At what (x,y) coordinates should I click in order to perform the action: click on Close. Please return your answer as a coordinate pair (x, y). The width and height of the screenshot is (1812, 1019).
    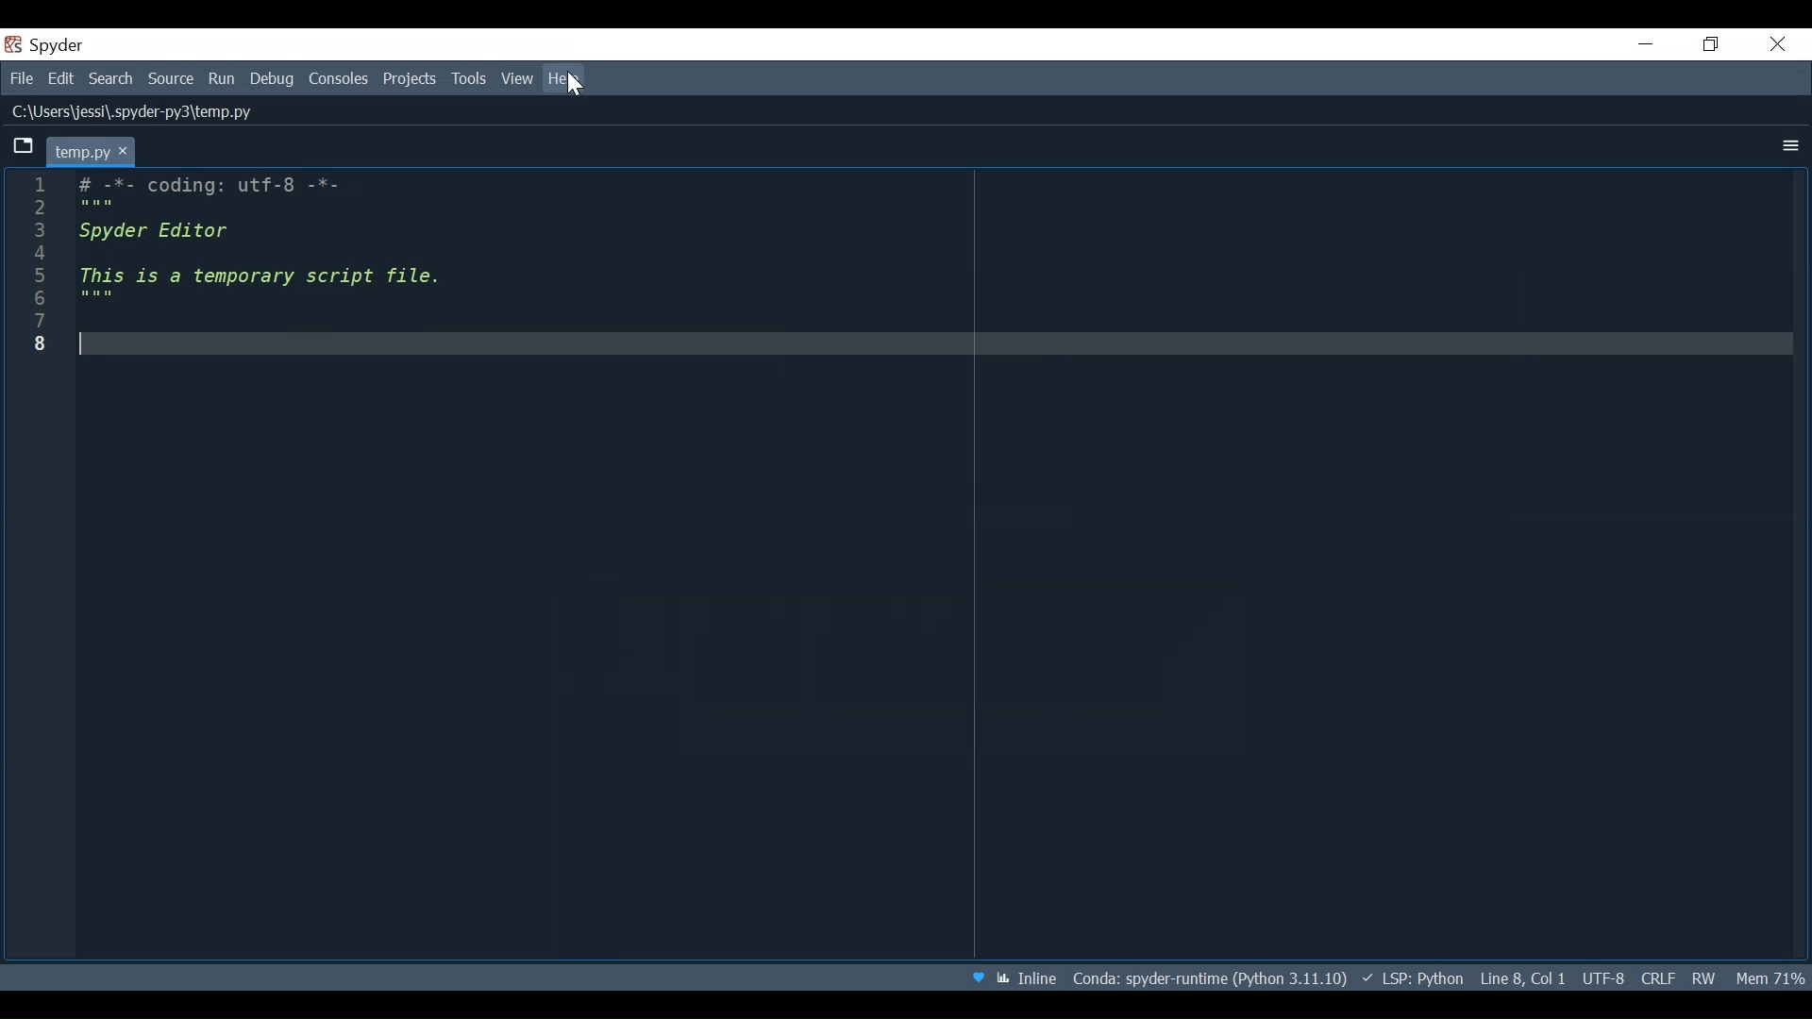
    Looking at the image, I should click on (1777, 45).